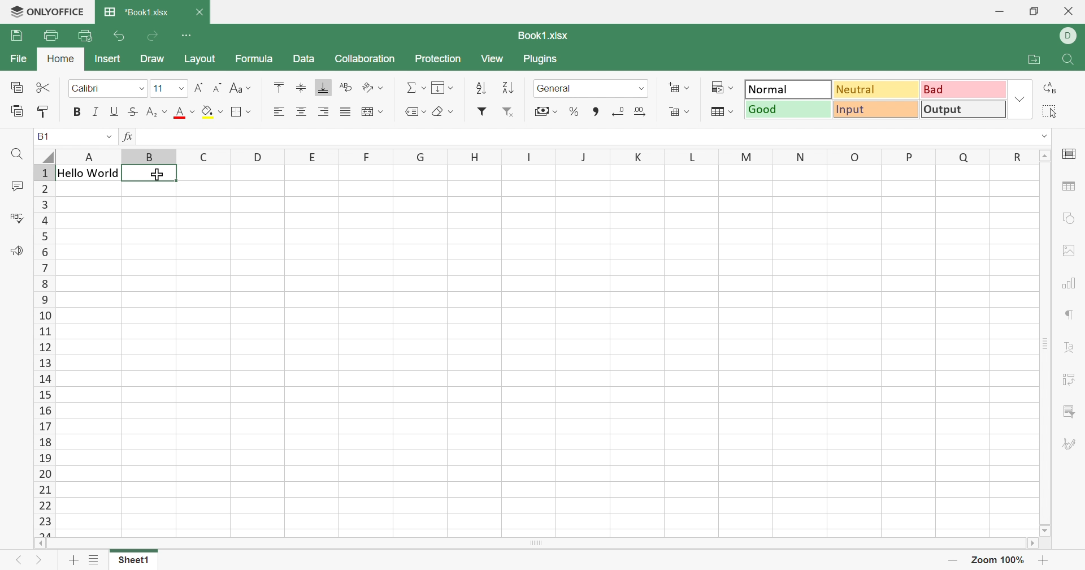  What do you see at coordinates (1071, 347) in the screenshot?
I see `Text art settings` at bounding box center [1071, 347].